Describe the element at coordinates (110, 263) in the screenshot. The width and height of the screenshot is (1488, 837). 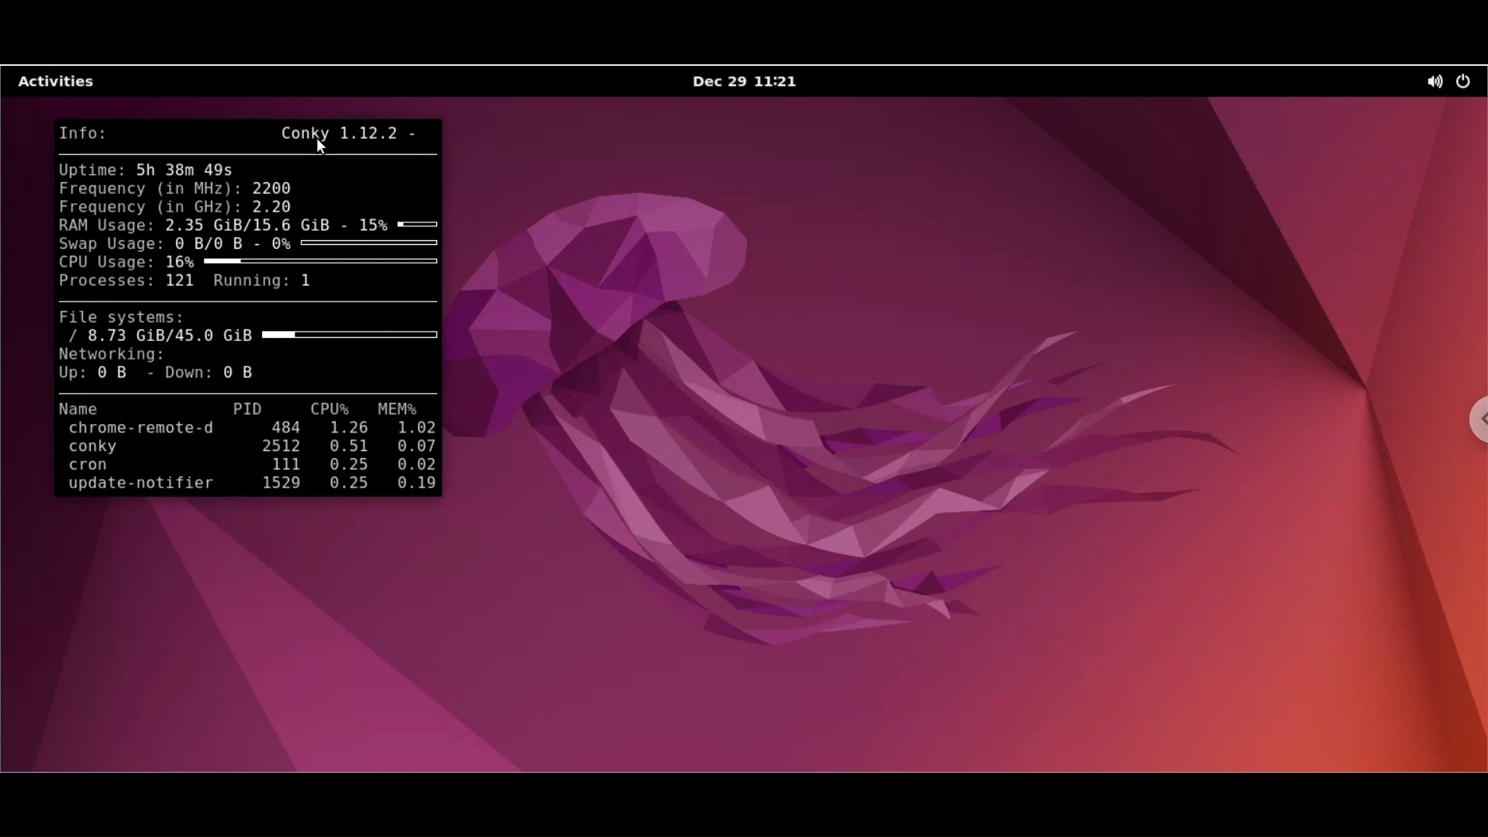
I see `CPU usage:` at that location.